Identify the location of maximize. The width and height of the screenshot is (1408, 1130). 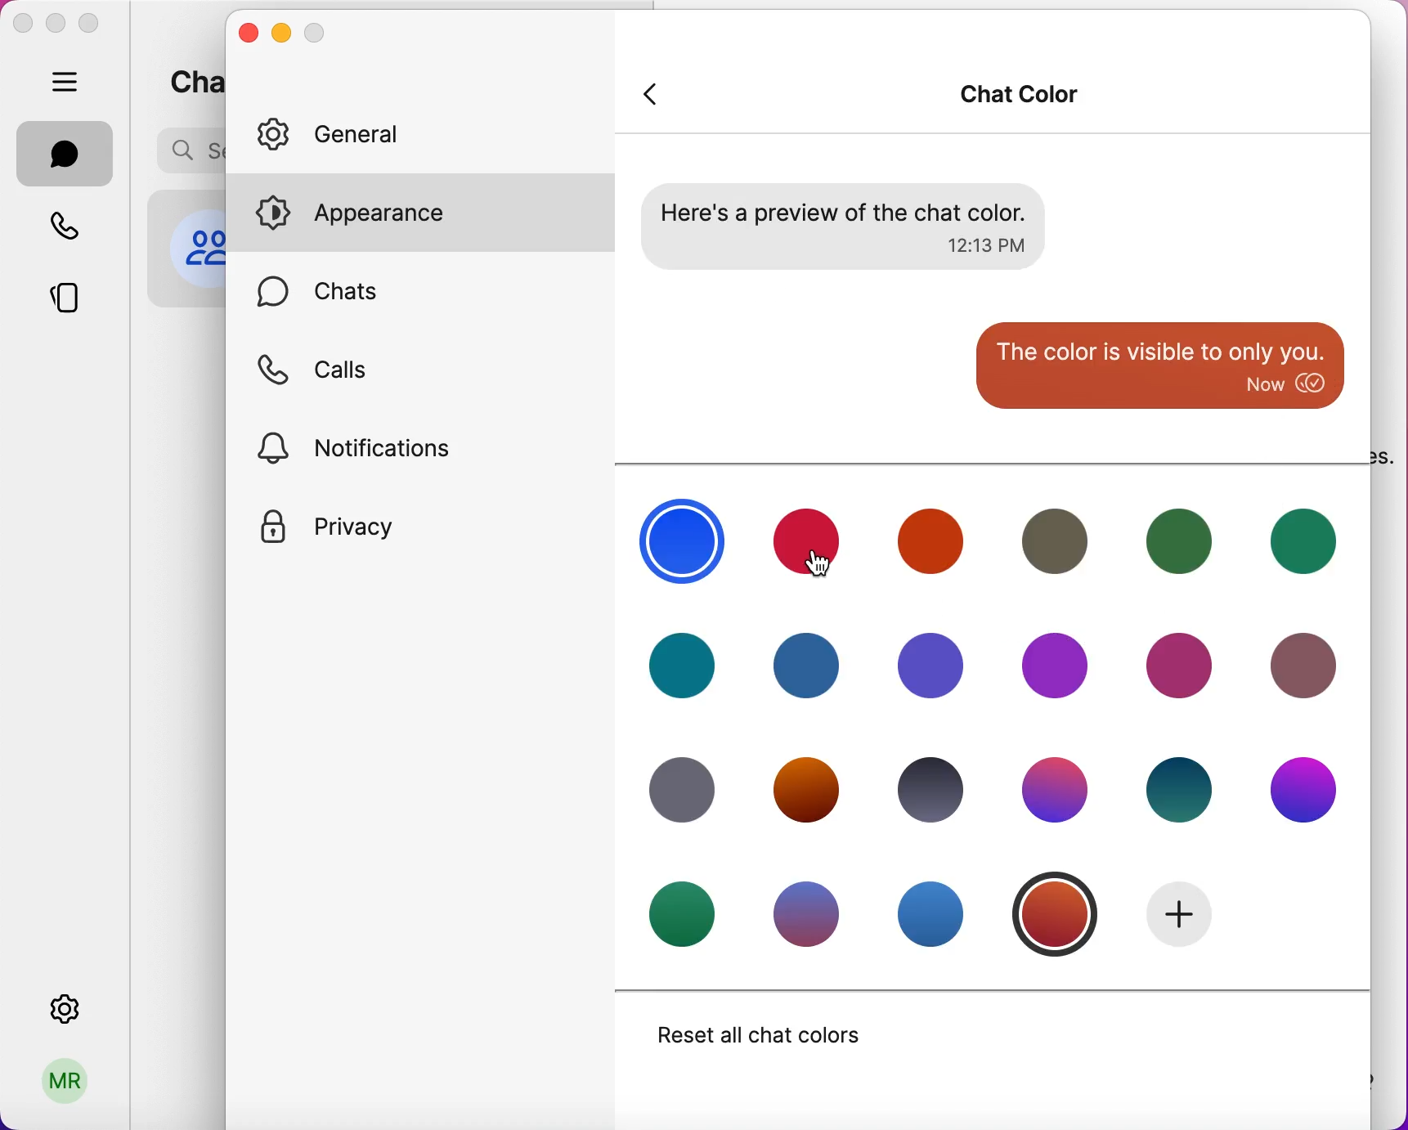
(95, 24).